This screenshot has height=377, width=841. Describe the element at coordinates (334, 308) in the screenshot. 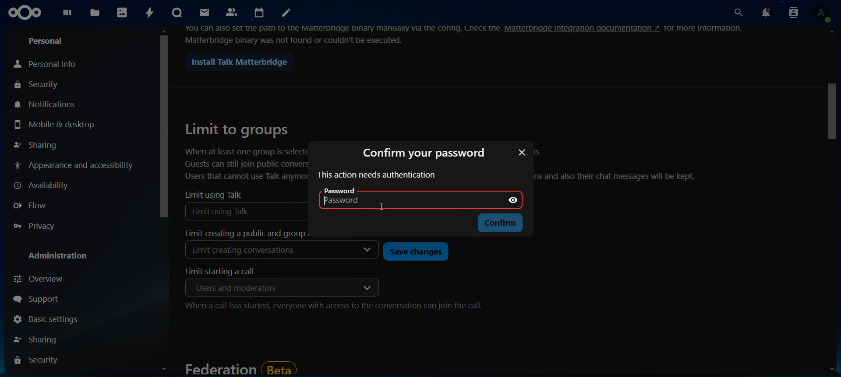

I see `When a call has started, everyone with access to the conversation can join the call.` at that location.